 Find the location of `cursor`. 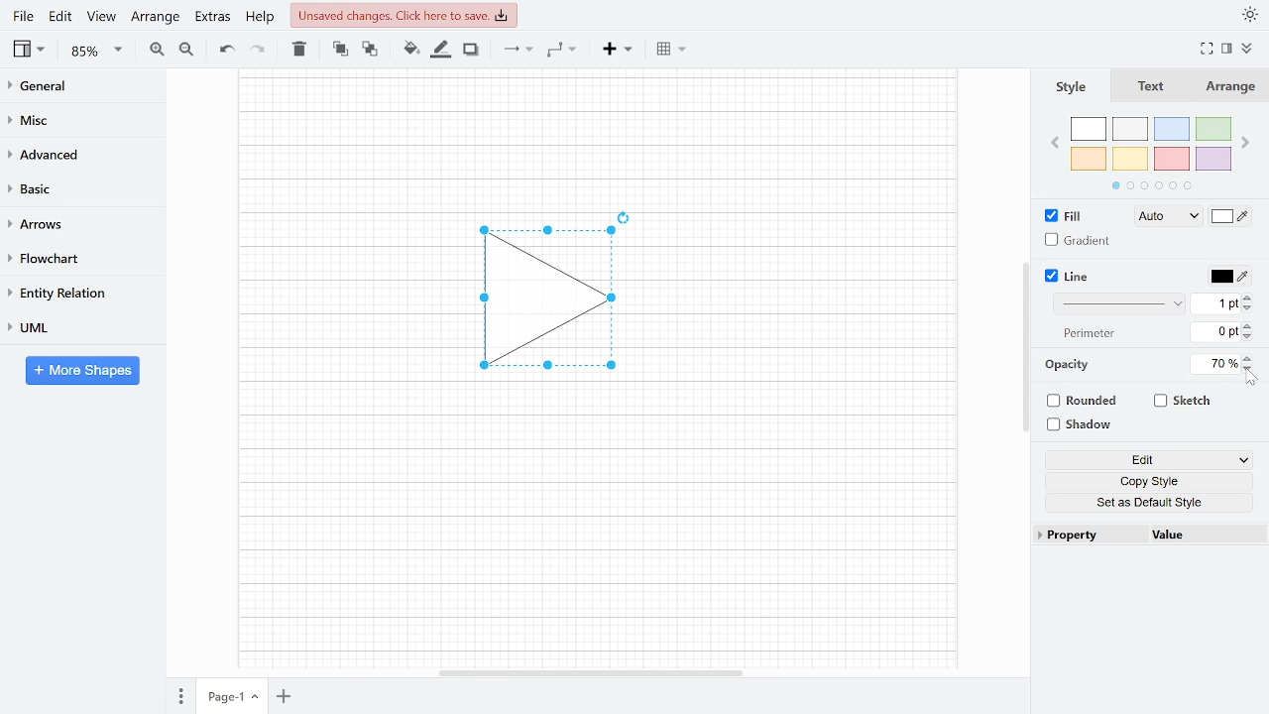

cursor is located at coordinates (1253, 380).